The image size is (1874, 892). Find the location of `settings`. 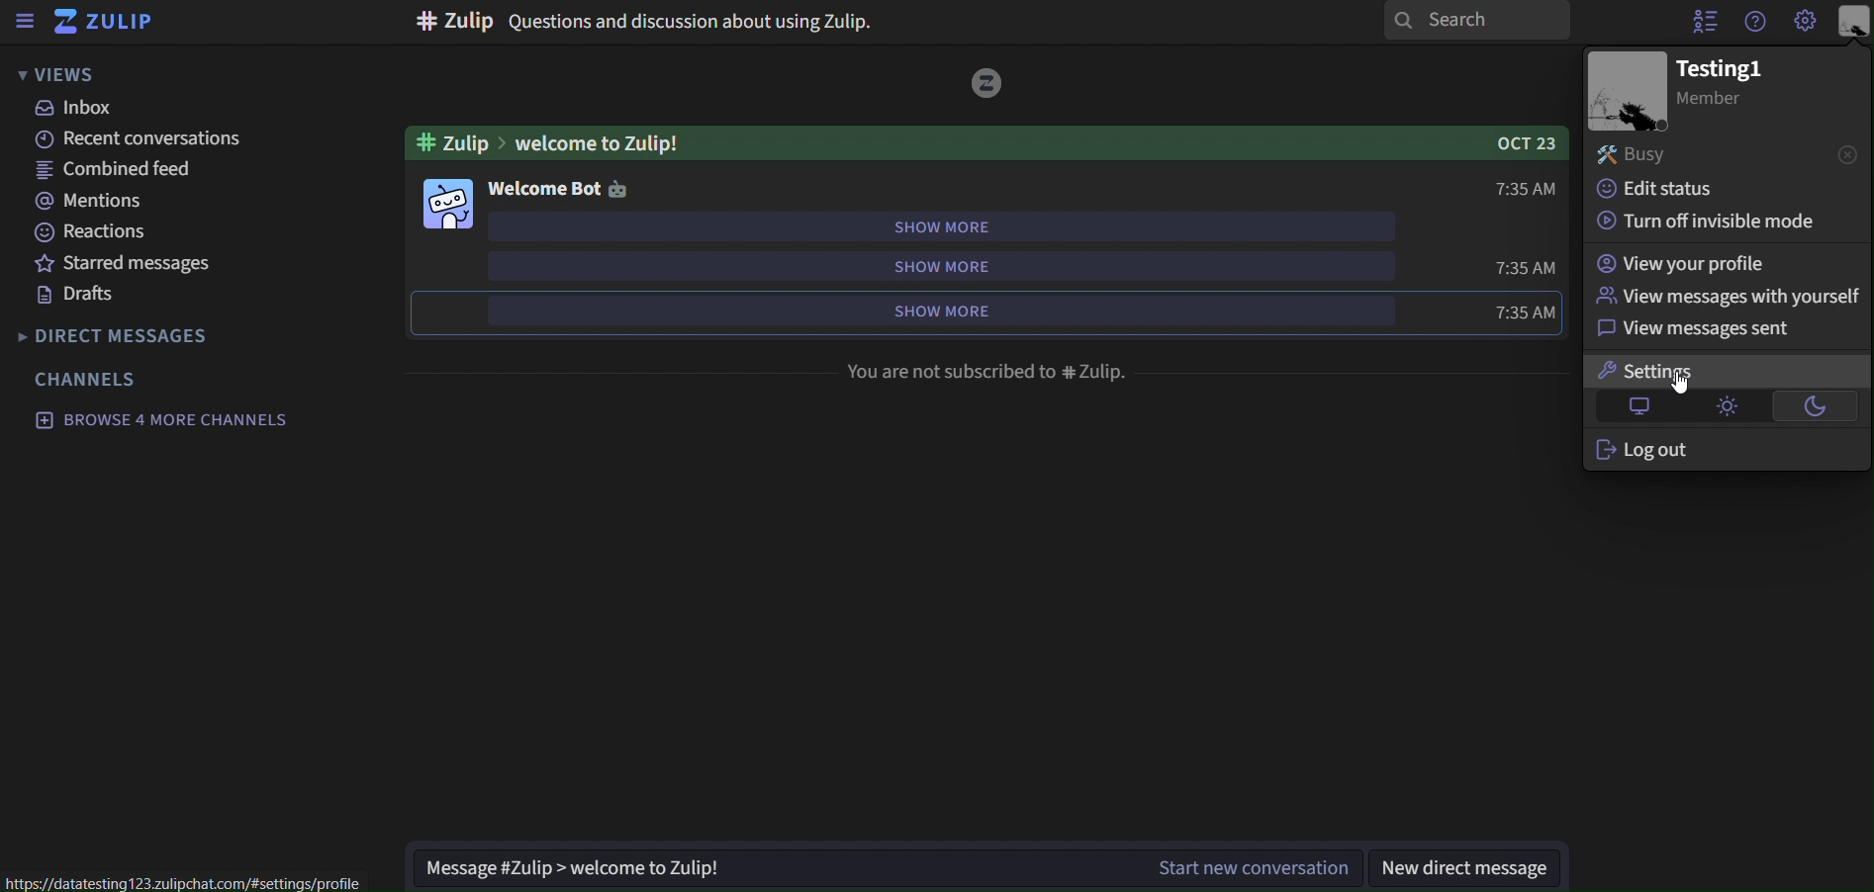

settings is located at coordinates (1724, 372).